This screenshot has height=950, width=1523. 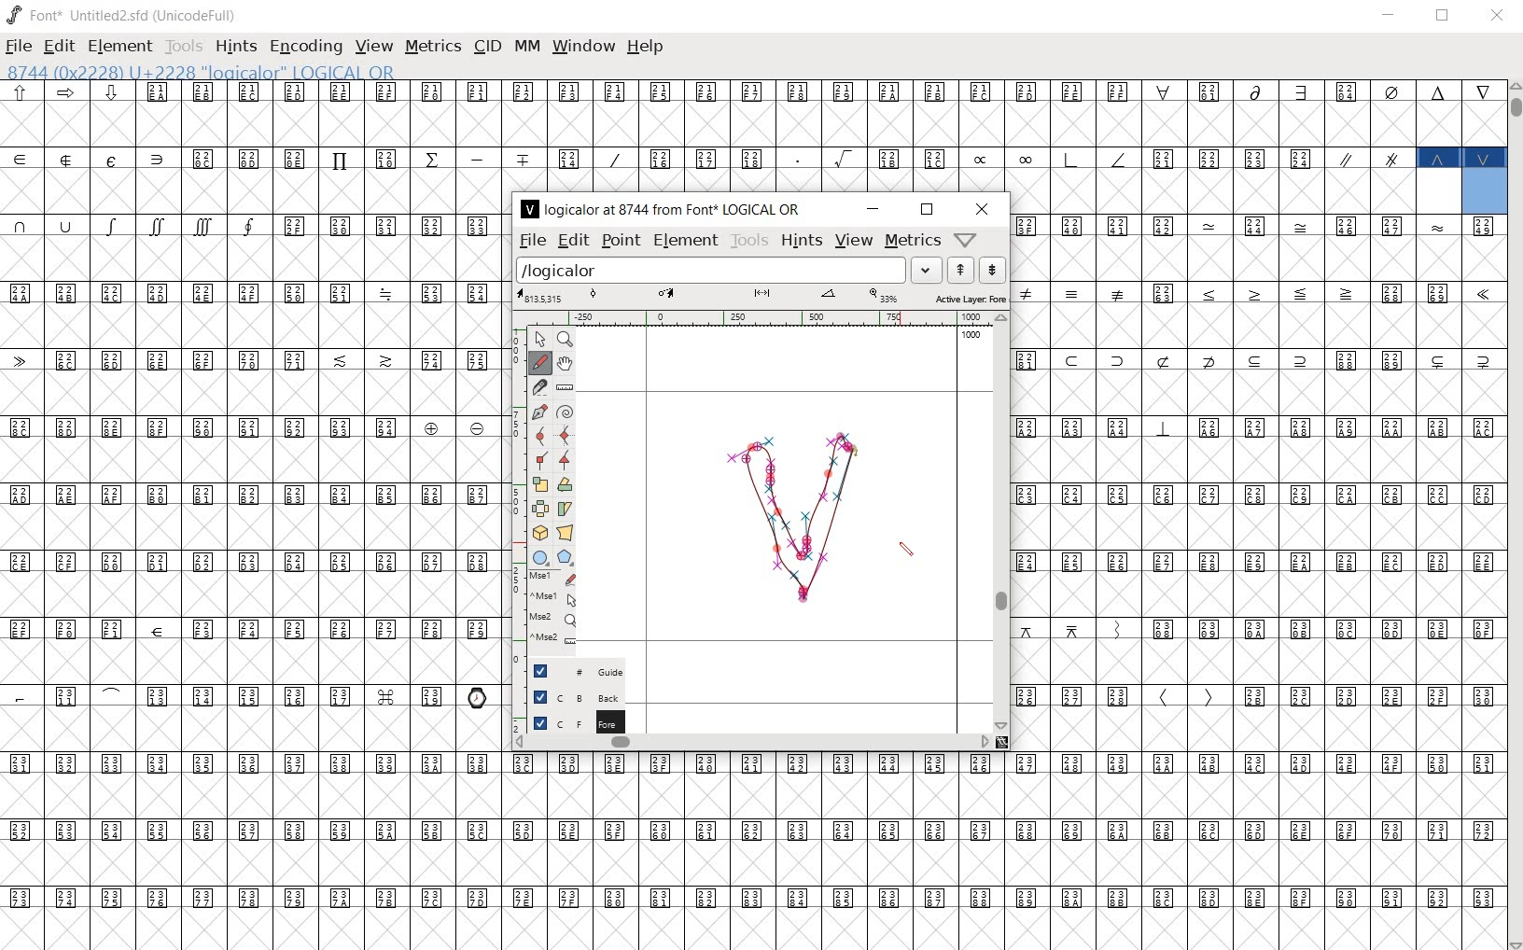 What do you see at coordinates (208, 71) in the screenshot?
I see `8744 (0x2228) U+2228 "logicalor" LOGICAL OR` at bounding box center [208, 71].